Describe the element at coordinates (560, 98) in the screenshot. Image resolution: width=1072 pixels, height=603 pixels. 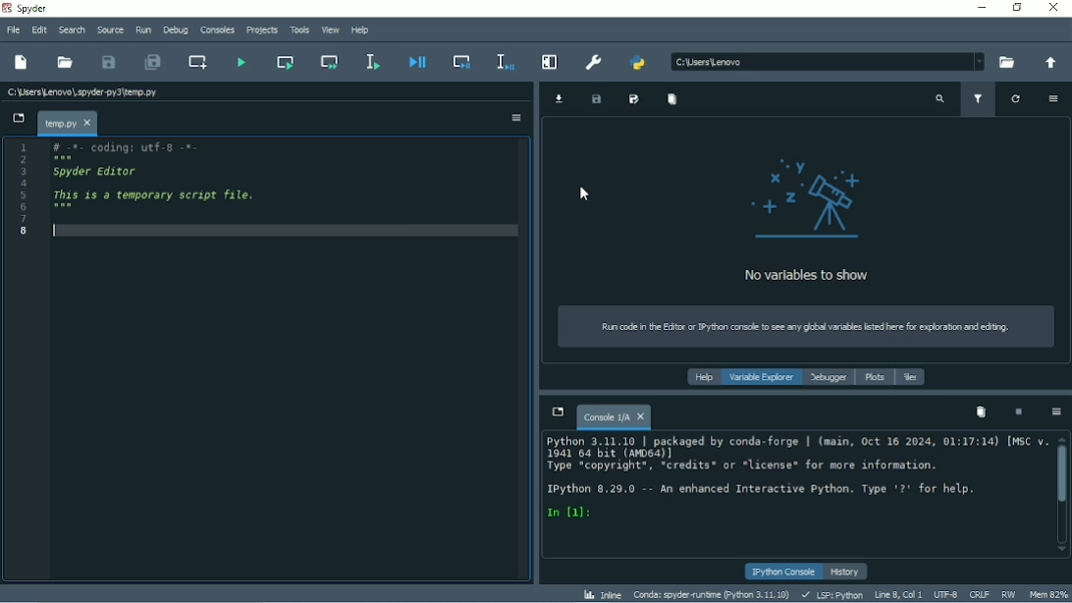
I see `Import data` at that location.